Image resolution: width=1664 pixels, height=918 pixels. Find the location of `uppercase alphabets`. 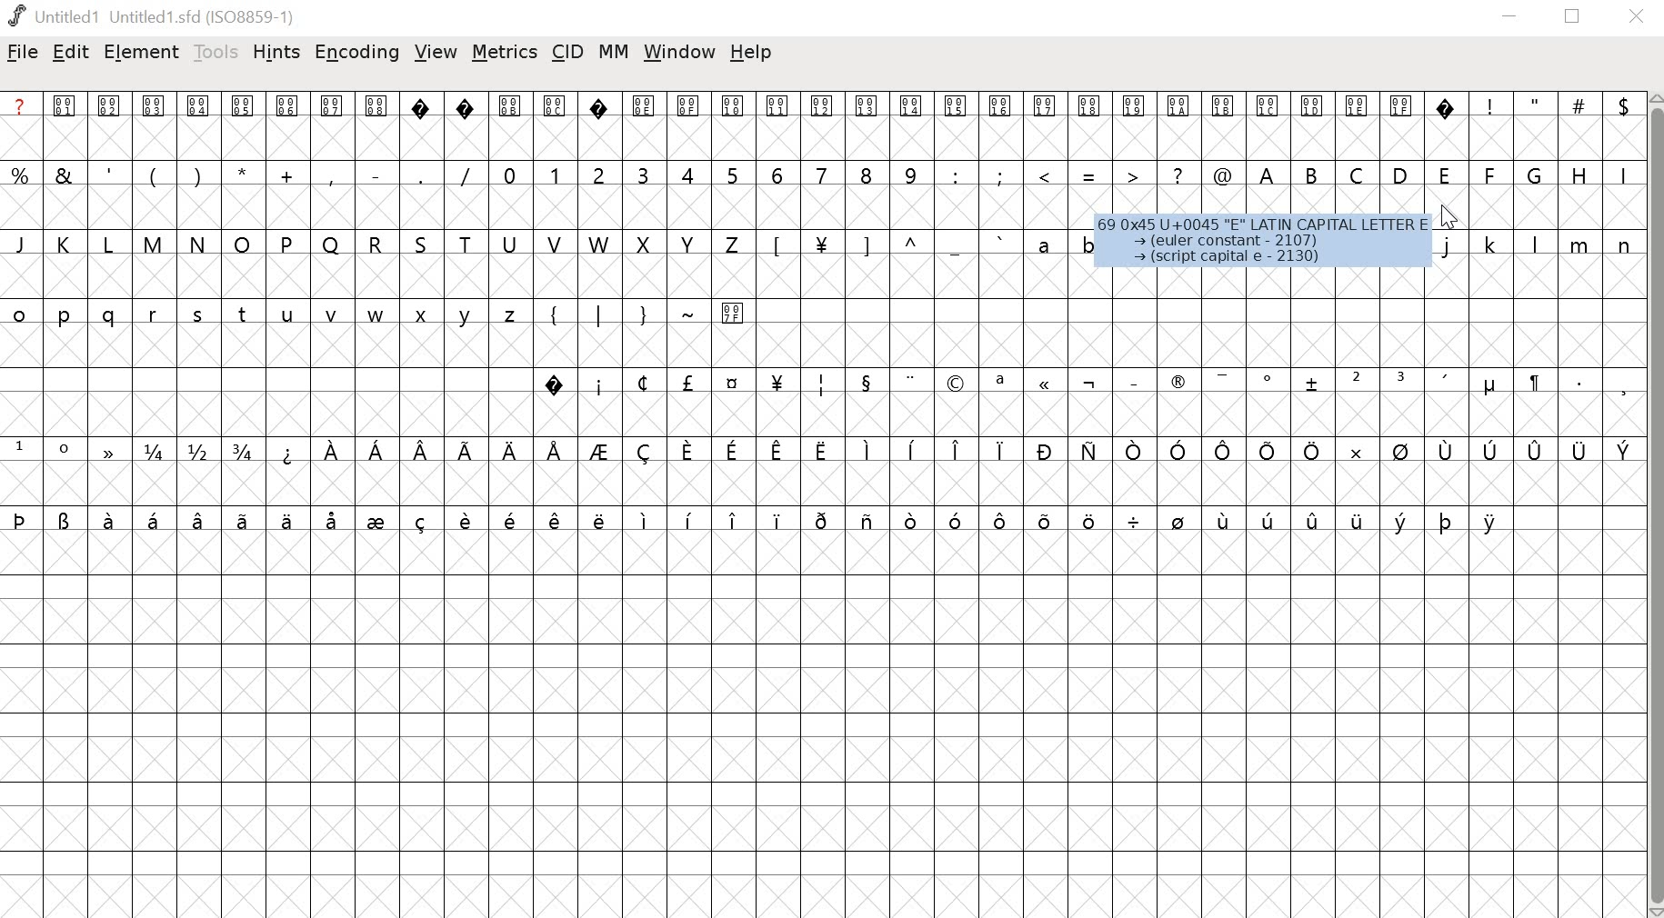

uppercase alphabets is located at coordinates (1444, 173).